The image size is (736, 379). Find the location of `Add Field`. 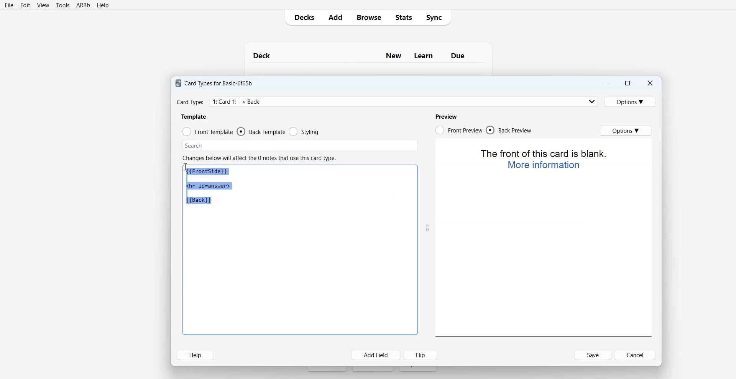

Add Field is located at coordinates (376, 355).